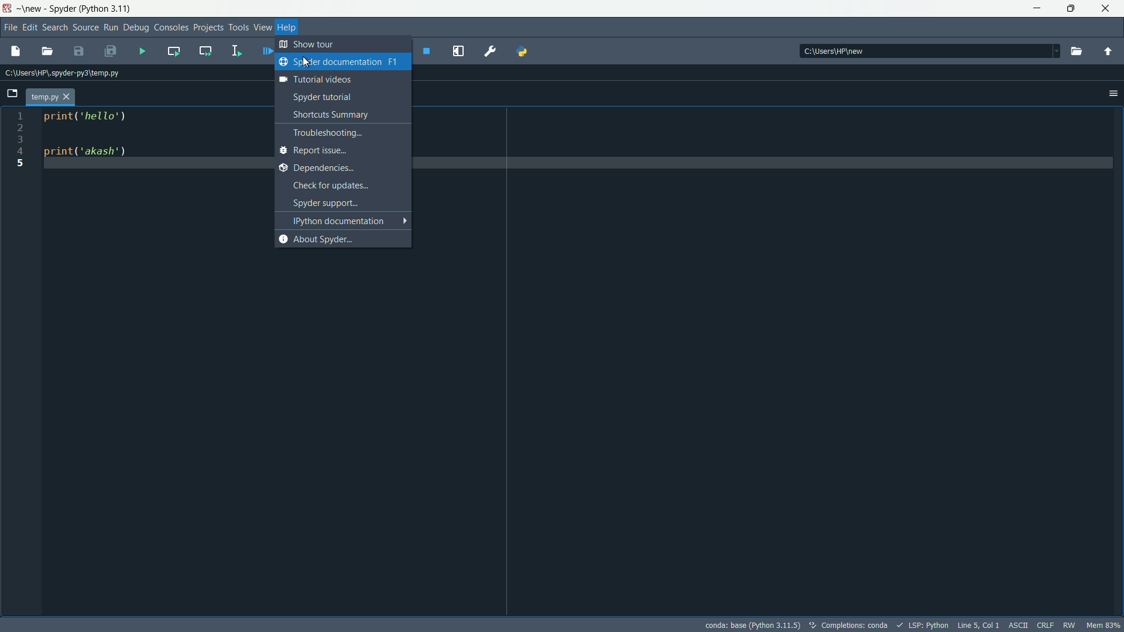  I want to click on Completions: conda, so click(849, 626).